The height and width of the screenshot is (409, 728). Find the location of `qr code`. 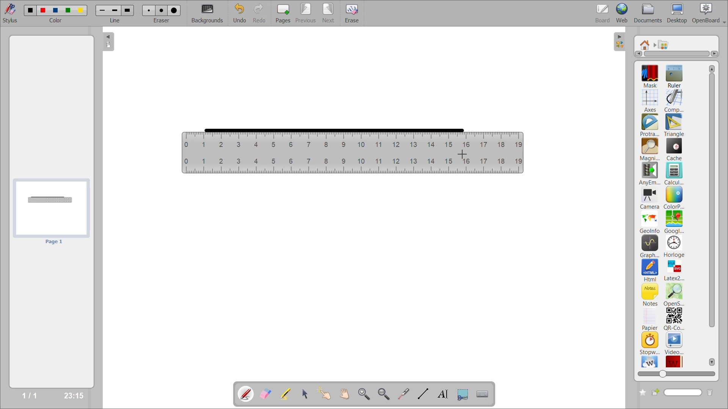

qr code is located at coordinates (674, 319).